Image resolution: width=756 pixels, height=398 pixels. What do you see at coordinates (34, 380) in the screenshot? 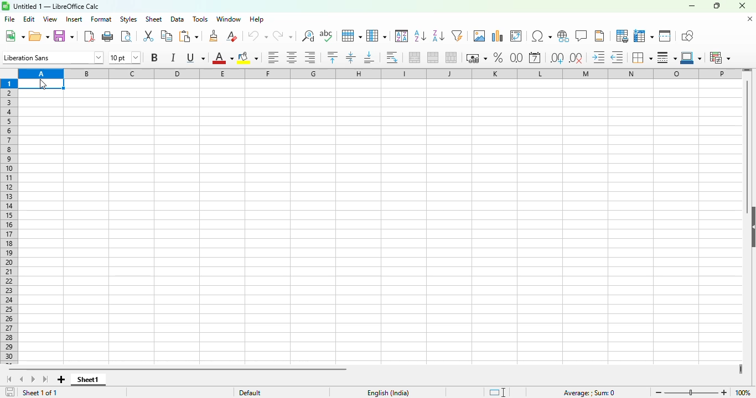
I see `scroll to next page` at bounding box center [34, 380].